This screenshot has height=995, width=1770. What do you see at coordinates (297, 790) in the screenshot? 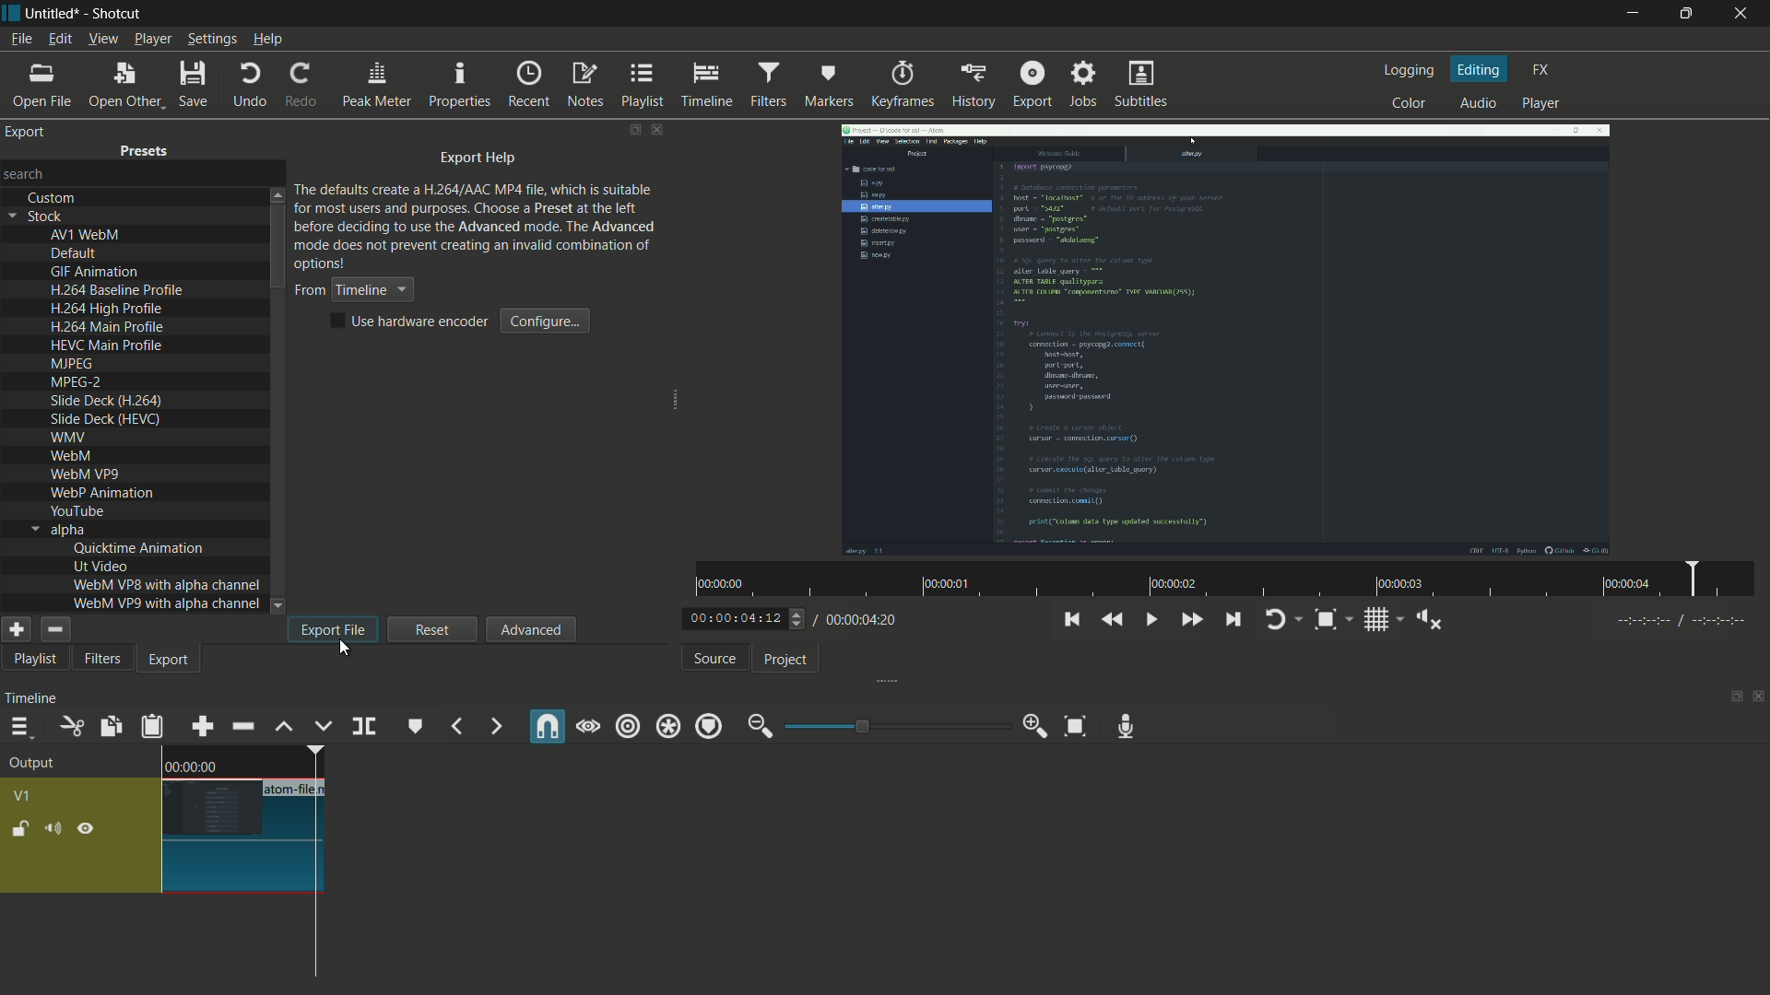
I see `file name` at bounding box center [297, 790].